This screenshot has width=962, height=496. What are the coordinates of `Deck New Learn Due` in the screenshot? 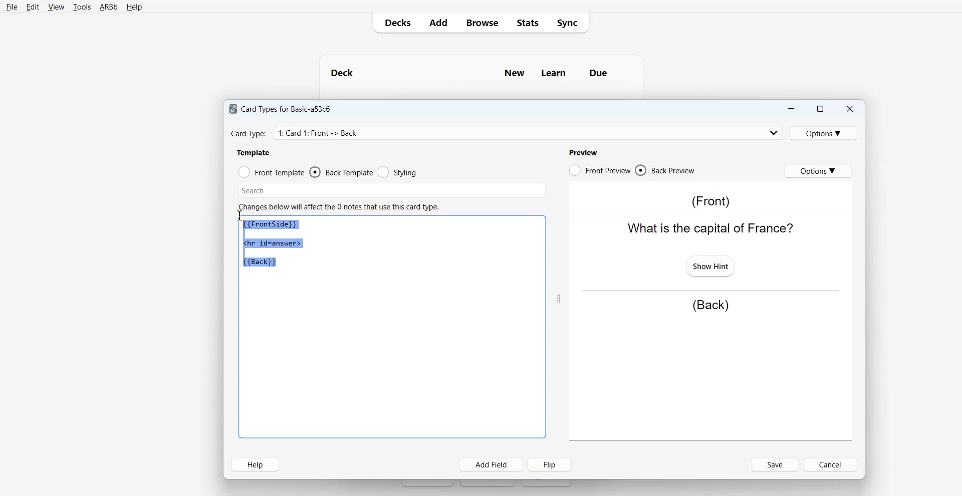 It's located at (474, 73).